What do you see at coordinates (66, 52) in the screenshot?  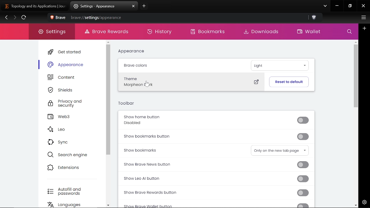 I see `Get started` at bounding box center [66, 52].